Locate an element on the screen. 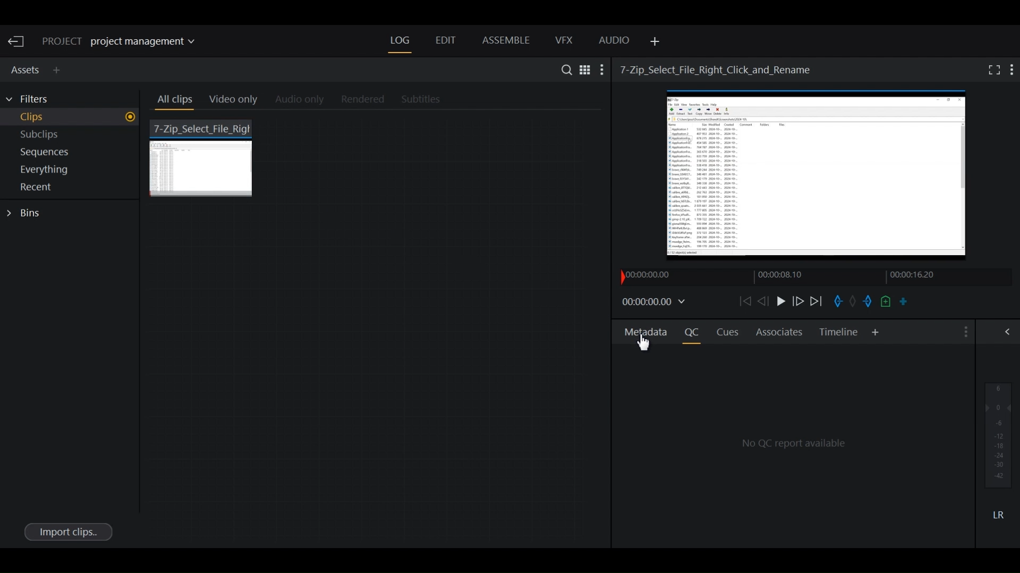 The width and height of the screenshot is (1020, 573). Timeline is located at coordinates (792, 276).